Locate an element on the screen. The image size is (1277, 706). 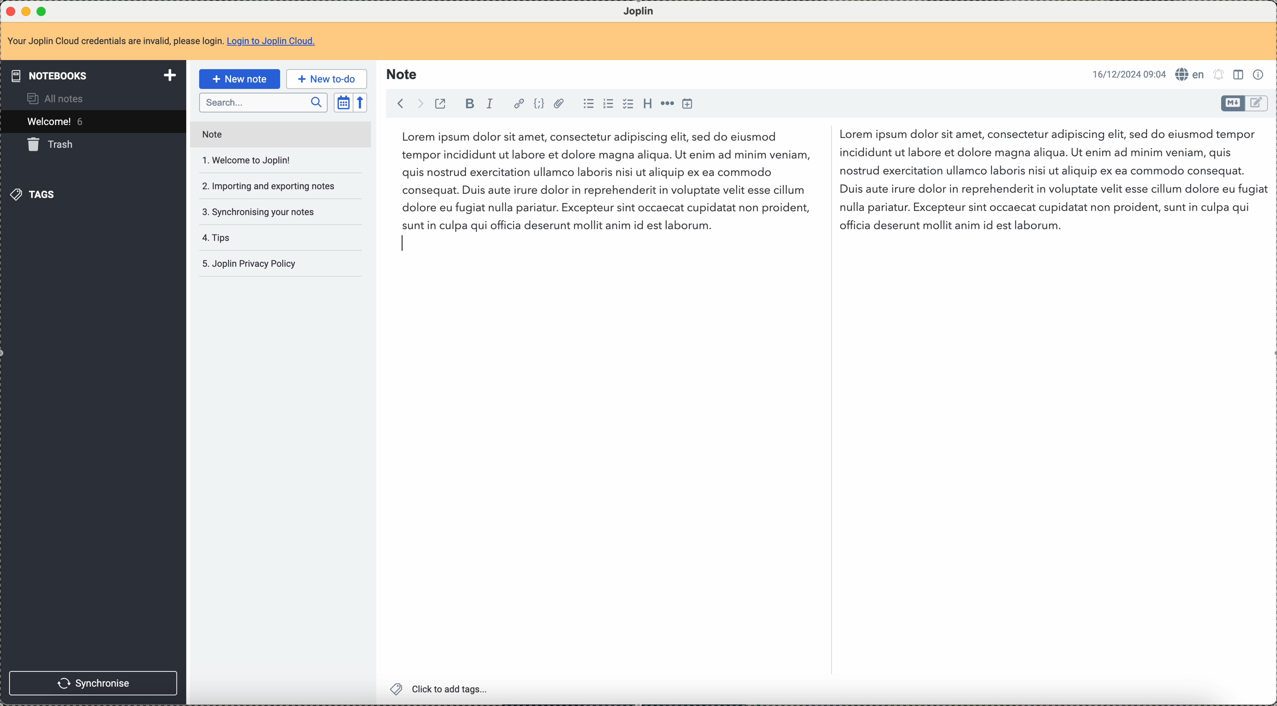
synchronising your notes is located at coordinates (259, 213).